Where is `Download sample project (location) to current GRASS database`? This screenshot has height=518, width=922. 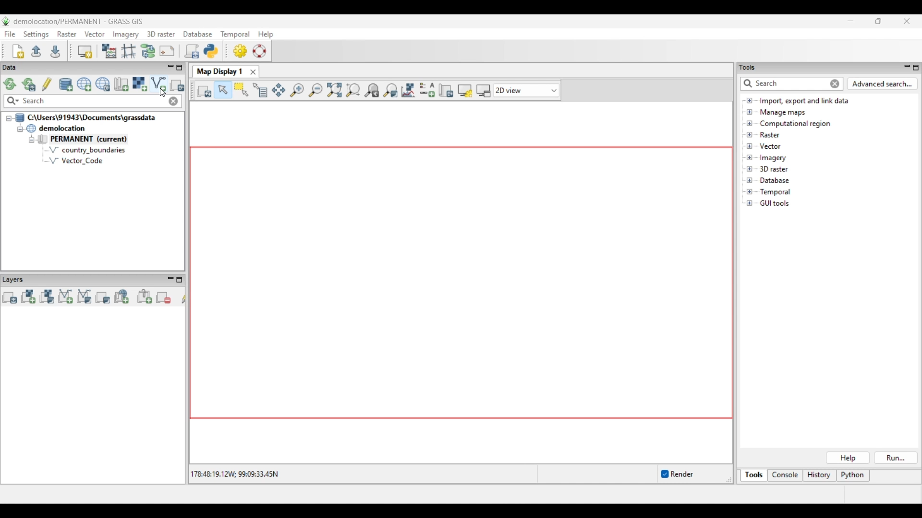
Download sample project (location) to current GRASS database is located at coordinates (102, 84).